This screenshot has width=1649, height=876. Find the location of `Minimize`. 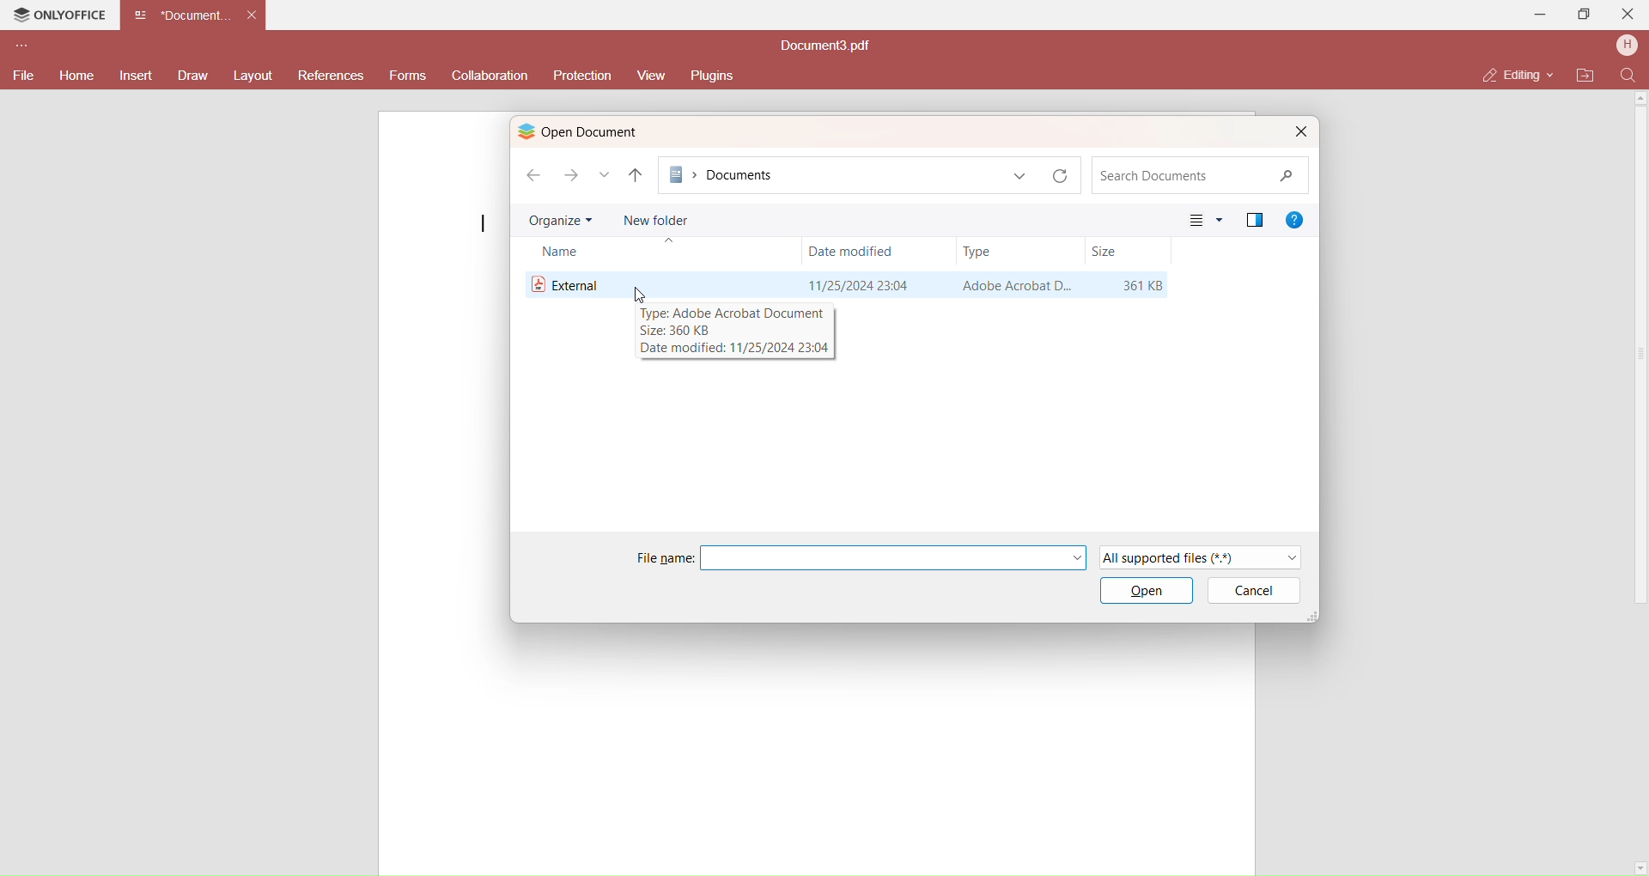

Minimize is located at coordinates (1541, 15).